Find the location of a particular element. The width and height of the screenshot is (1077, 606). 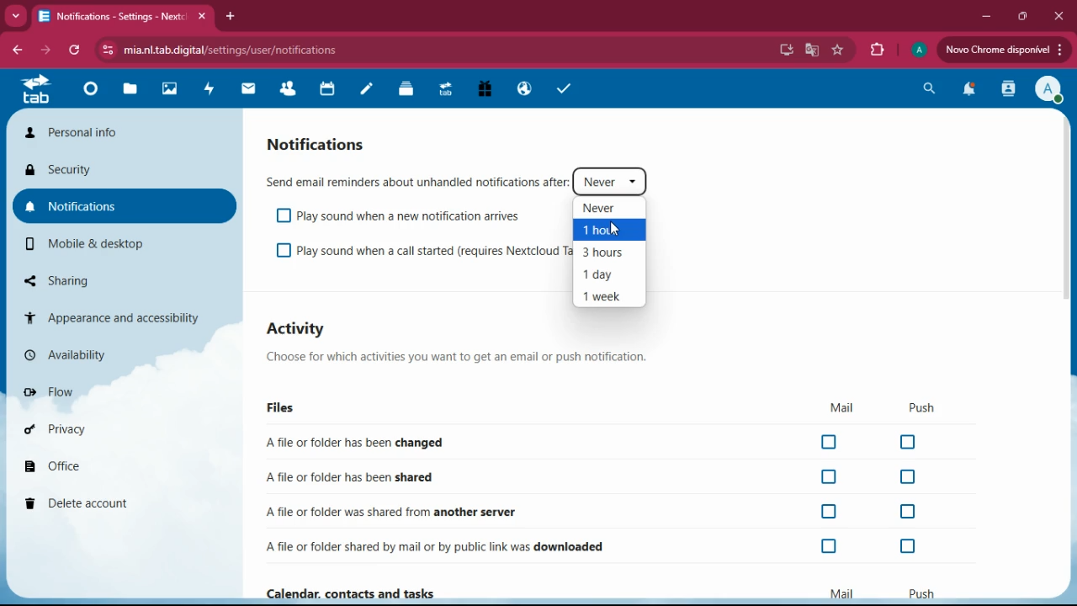

gift is located at coordinates (485, 89).